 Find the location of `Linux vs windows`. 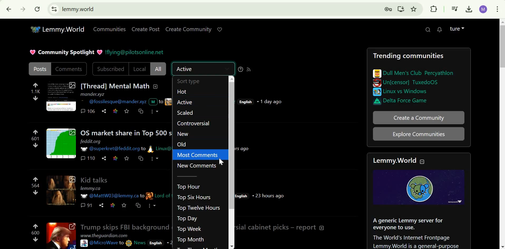

Linux vs windows is located at coordinates (406, 92).